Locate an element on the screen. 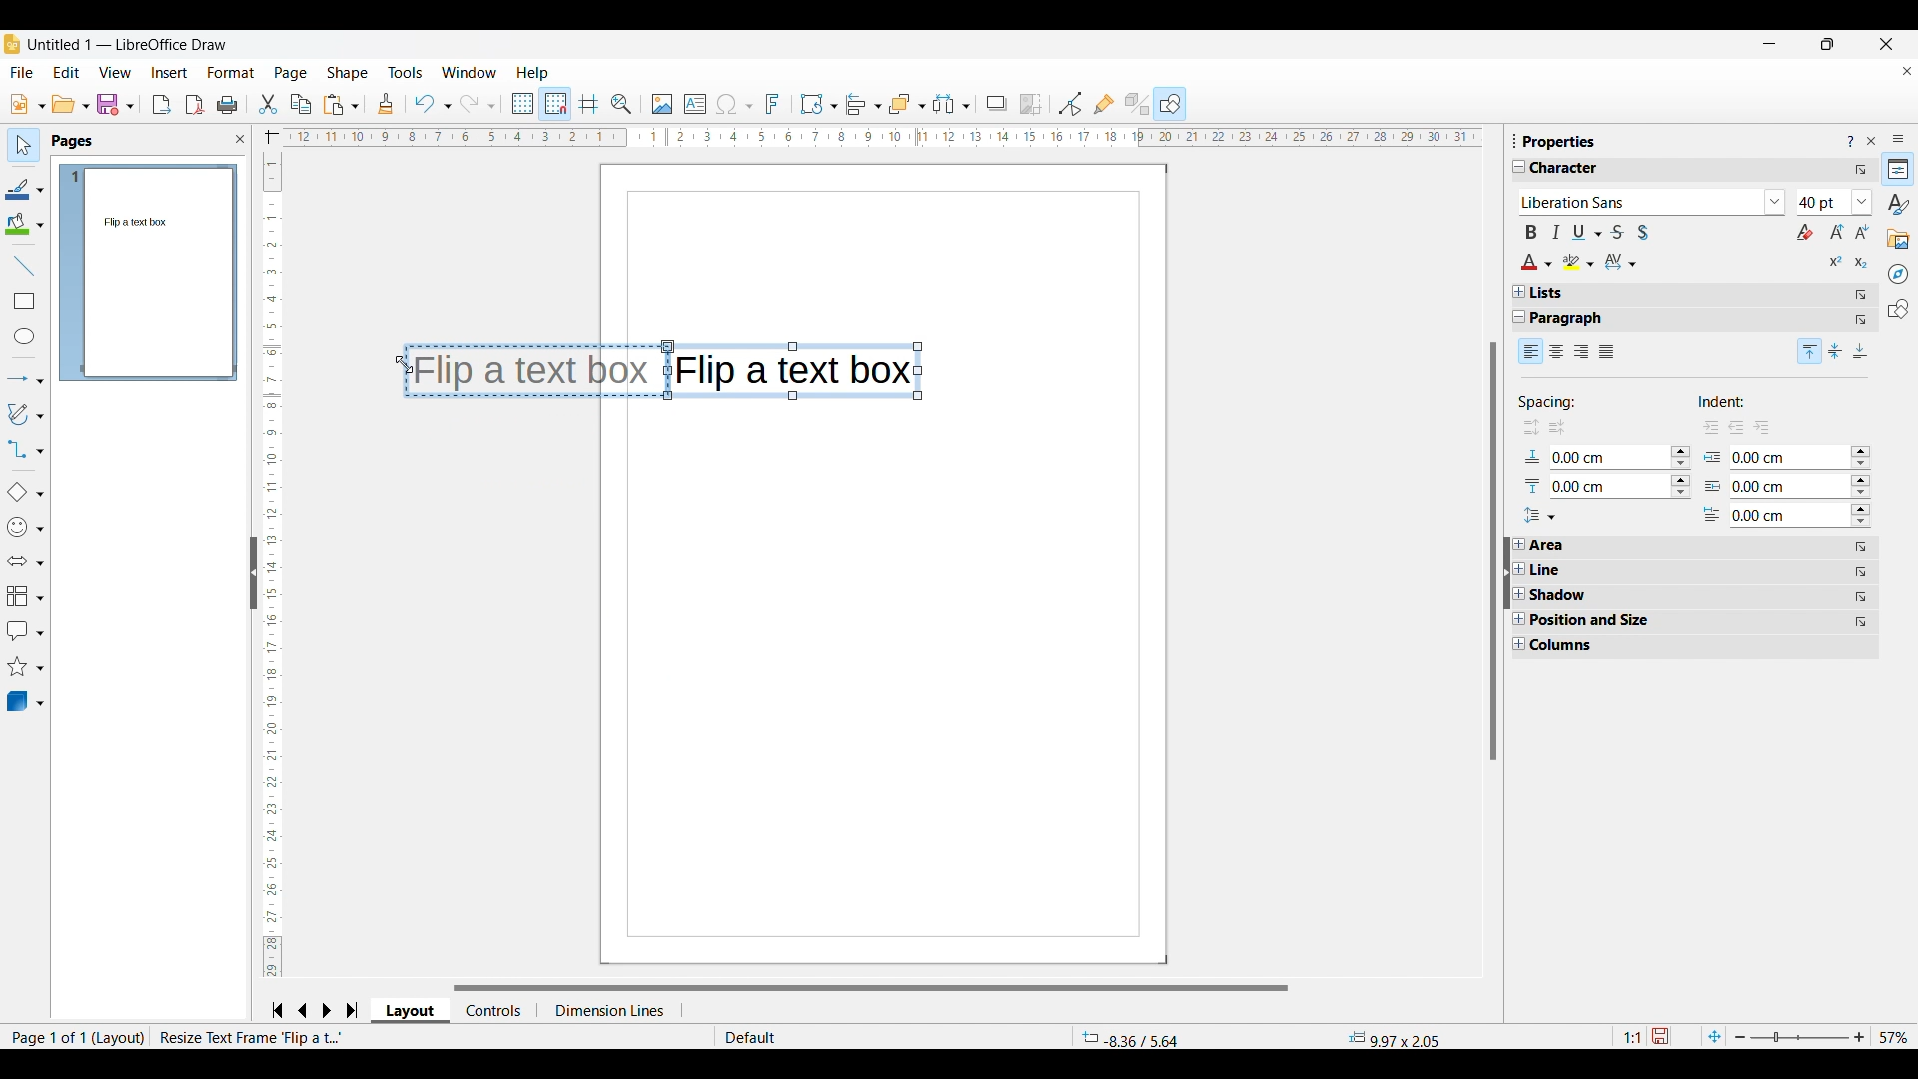  Cursor is located at coordinates (397, 360).